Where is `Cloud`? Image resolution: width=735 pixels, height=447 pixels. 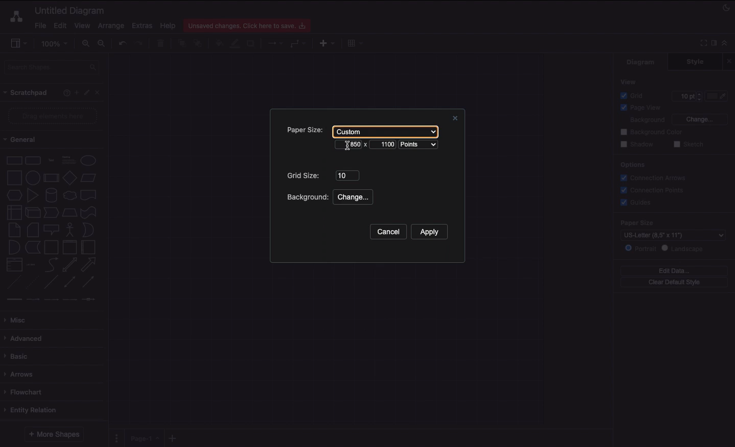
Cloud is located at coordinates (69, 195).